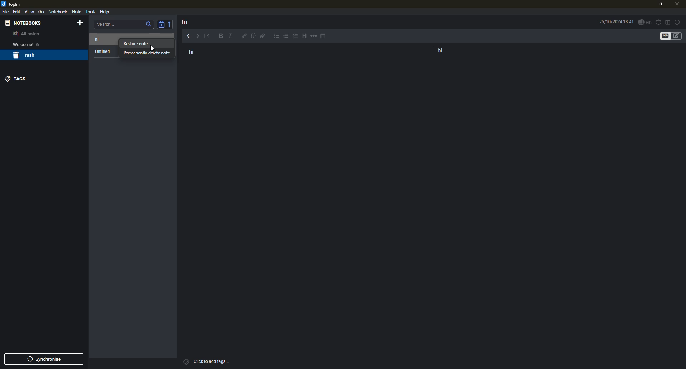  What do you see at coordinates (660, 4) in the screenshot?
I see `maximize` at bounding box center [660, 4].